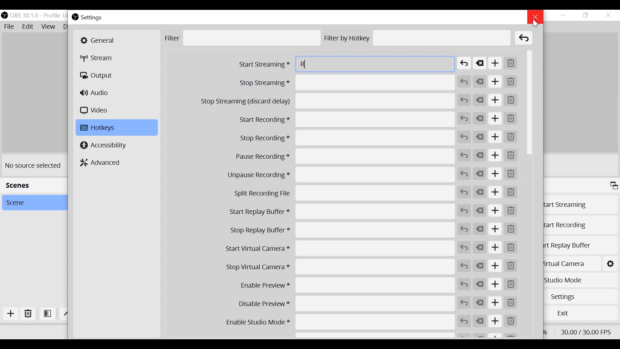  What do you see at coordinates (511, 156) in the screenshot?
I see `Remove` at bounding box center [511, 156].